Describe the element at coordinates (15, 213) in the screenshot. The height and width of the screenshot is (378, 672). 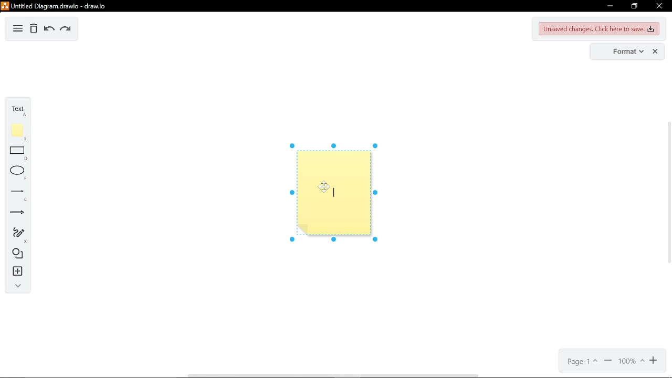
I see `arrows` at that location.